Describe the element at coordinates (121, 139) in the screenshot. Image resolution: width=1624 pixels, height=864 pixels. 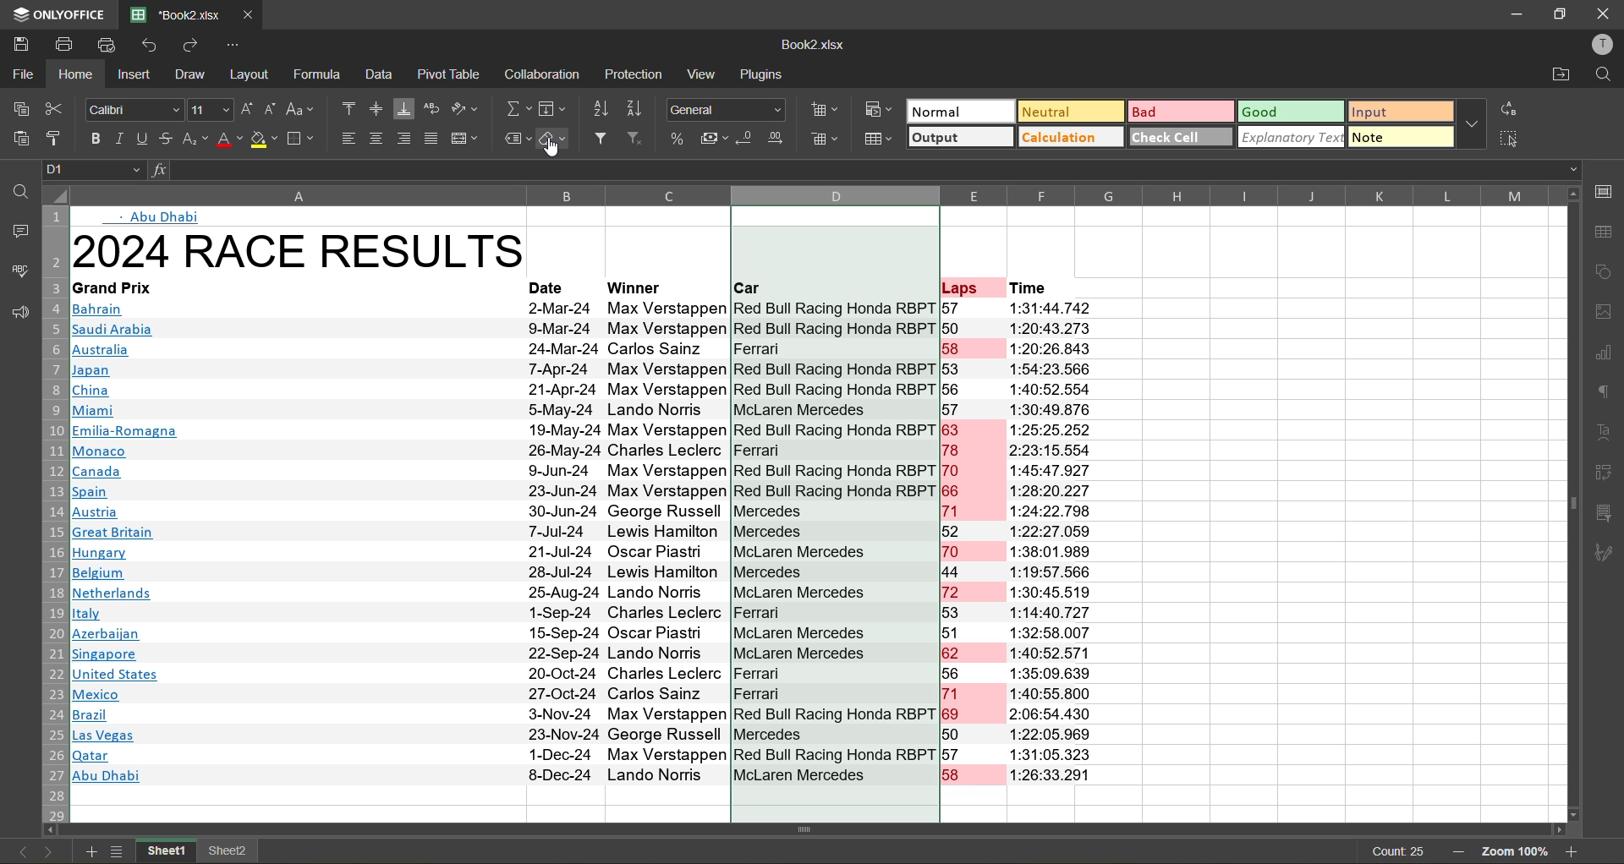
I see `italic` at that location.